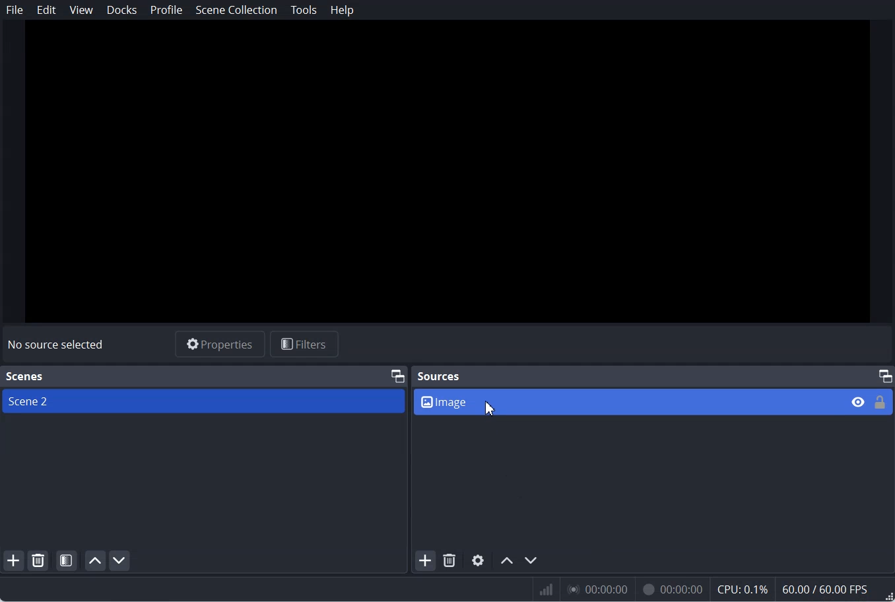  Describe the element at coordinates (15, 10) in the screenshot. I see `File` at that location.